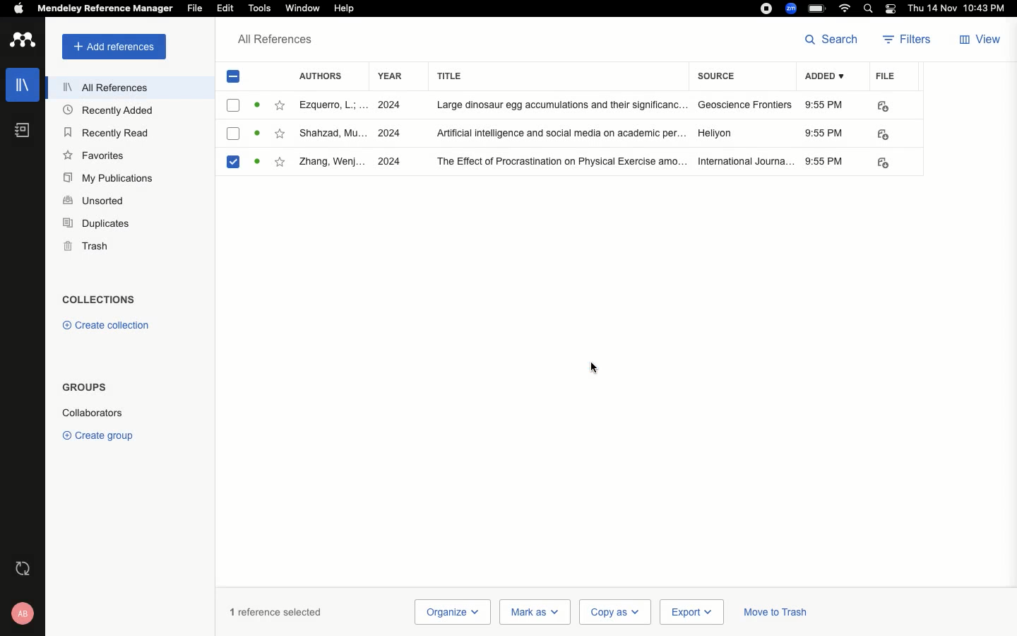 The height and width of the screenshot is (636, 1017). What do you see at coordinates (720, 78) in the screenshot?
I see `Source` at bounding box center [720, 78].